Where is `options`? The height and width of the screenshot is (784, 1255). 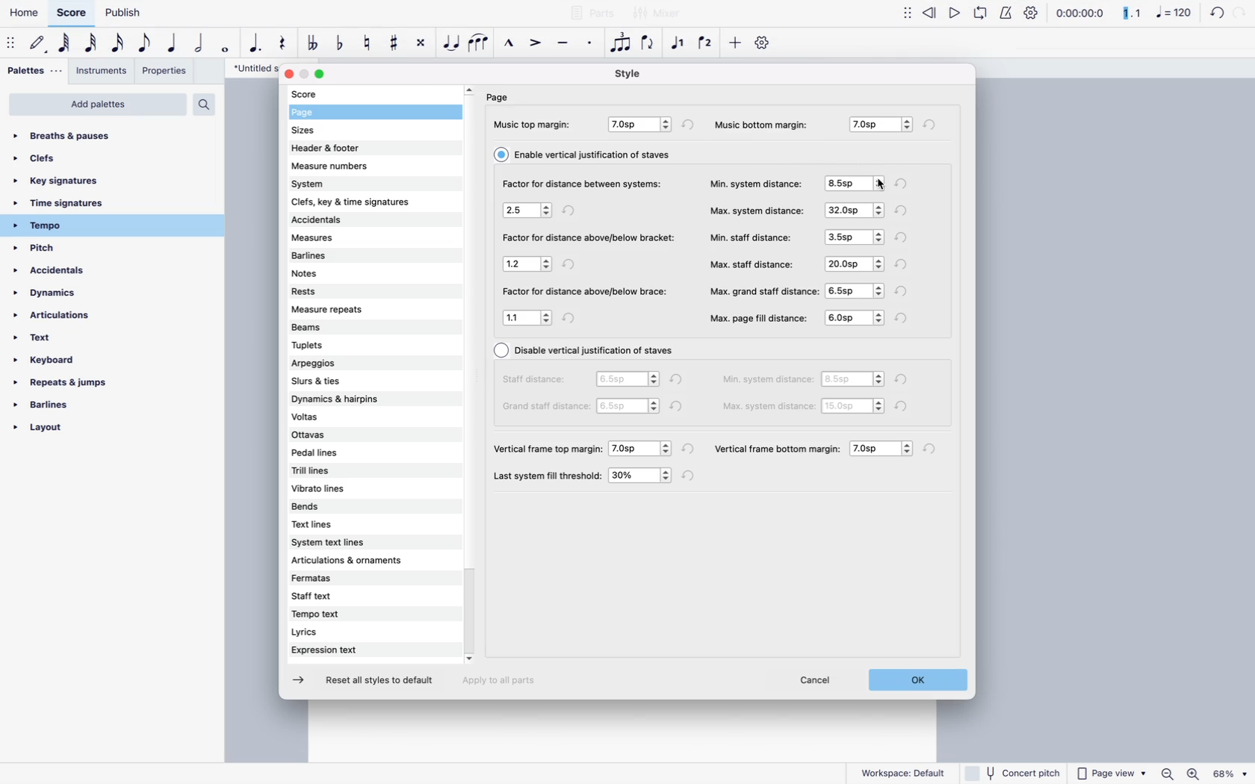
options is located at coordinates (854, 407).